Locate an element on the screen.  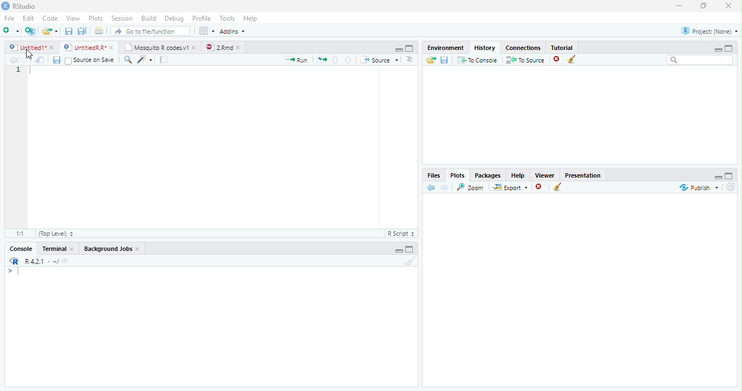
View is located at coordinates (73, 17).